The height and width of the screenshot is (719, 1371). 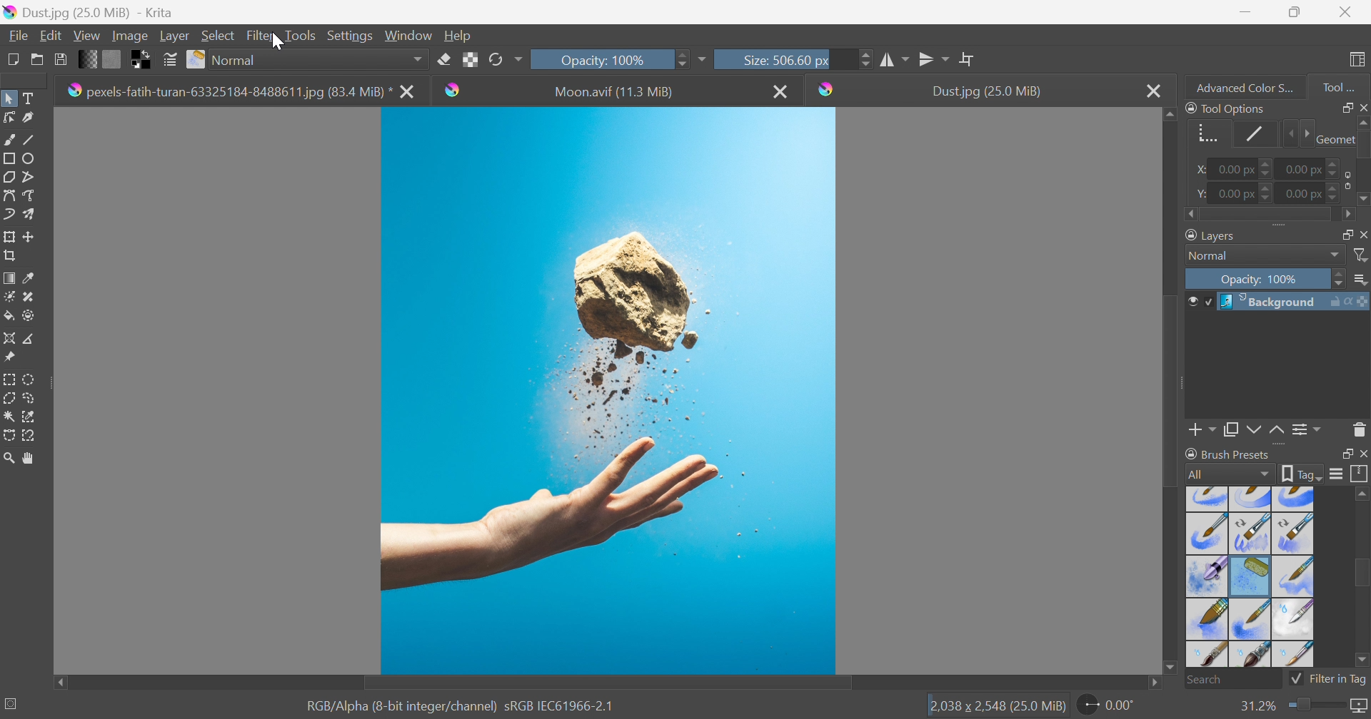 What do you see at coordinates (1212, 256) in the screenshot?
I see `Normal` at bounding box center [1212, 256].